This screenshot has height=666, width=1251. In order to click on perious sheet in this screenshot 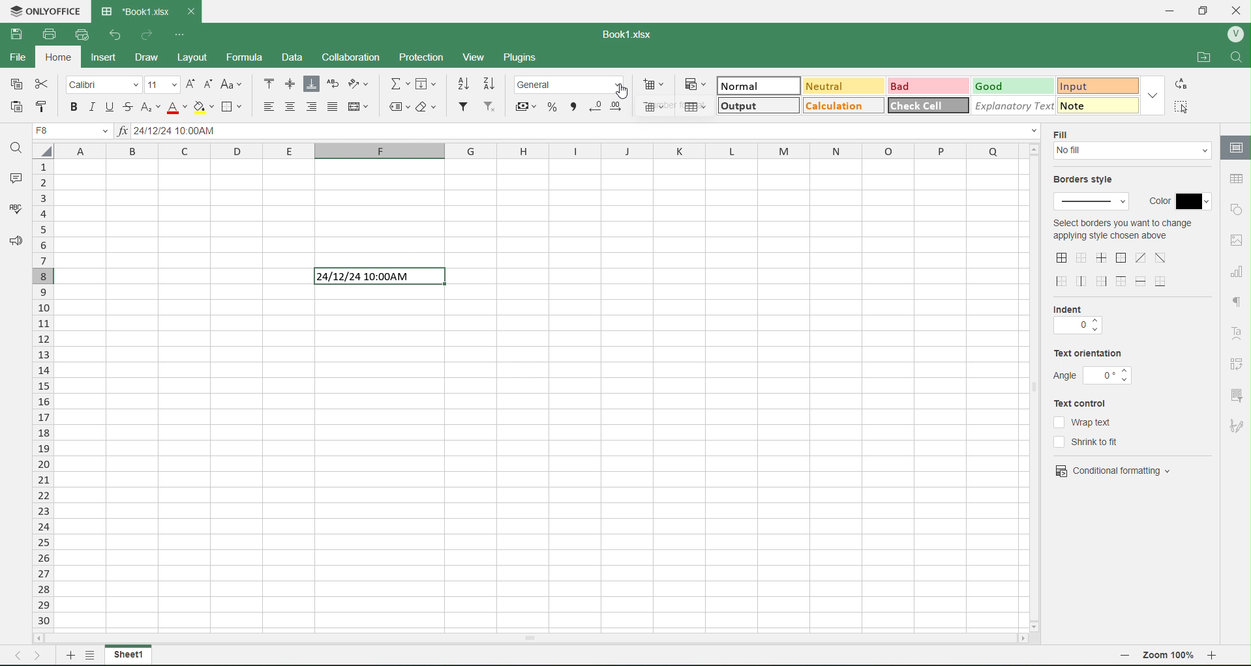, I will do `click(22, 654)`.